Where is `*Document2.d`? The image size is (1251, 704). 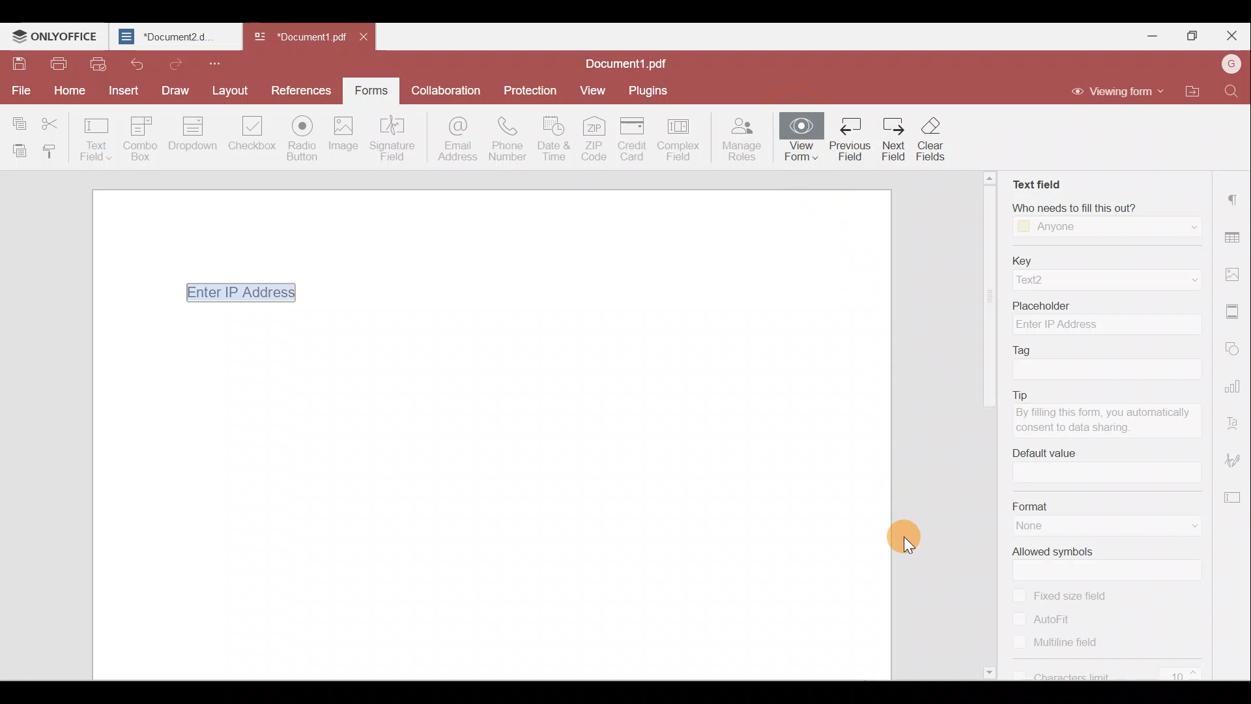
*Document2.d is located at coordinates (173, 37).